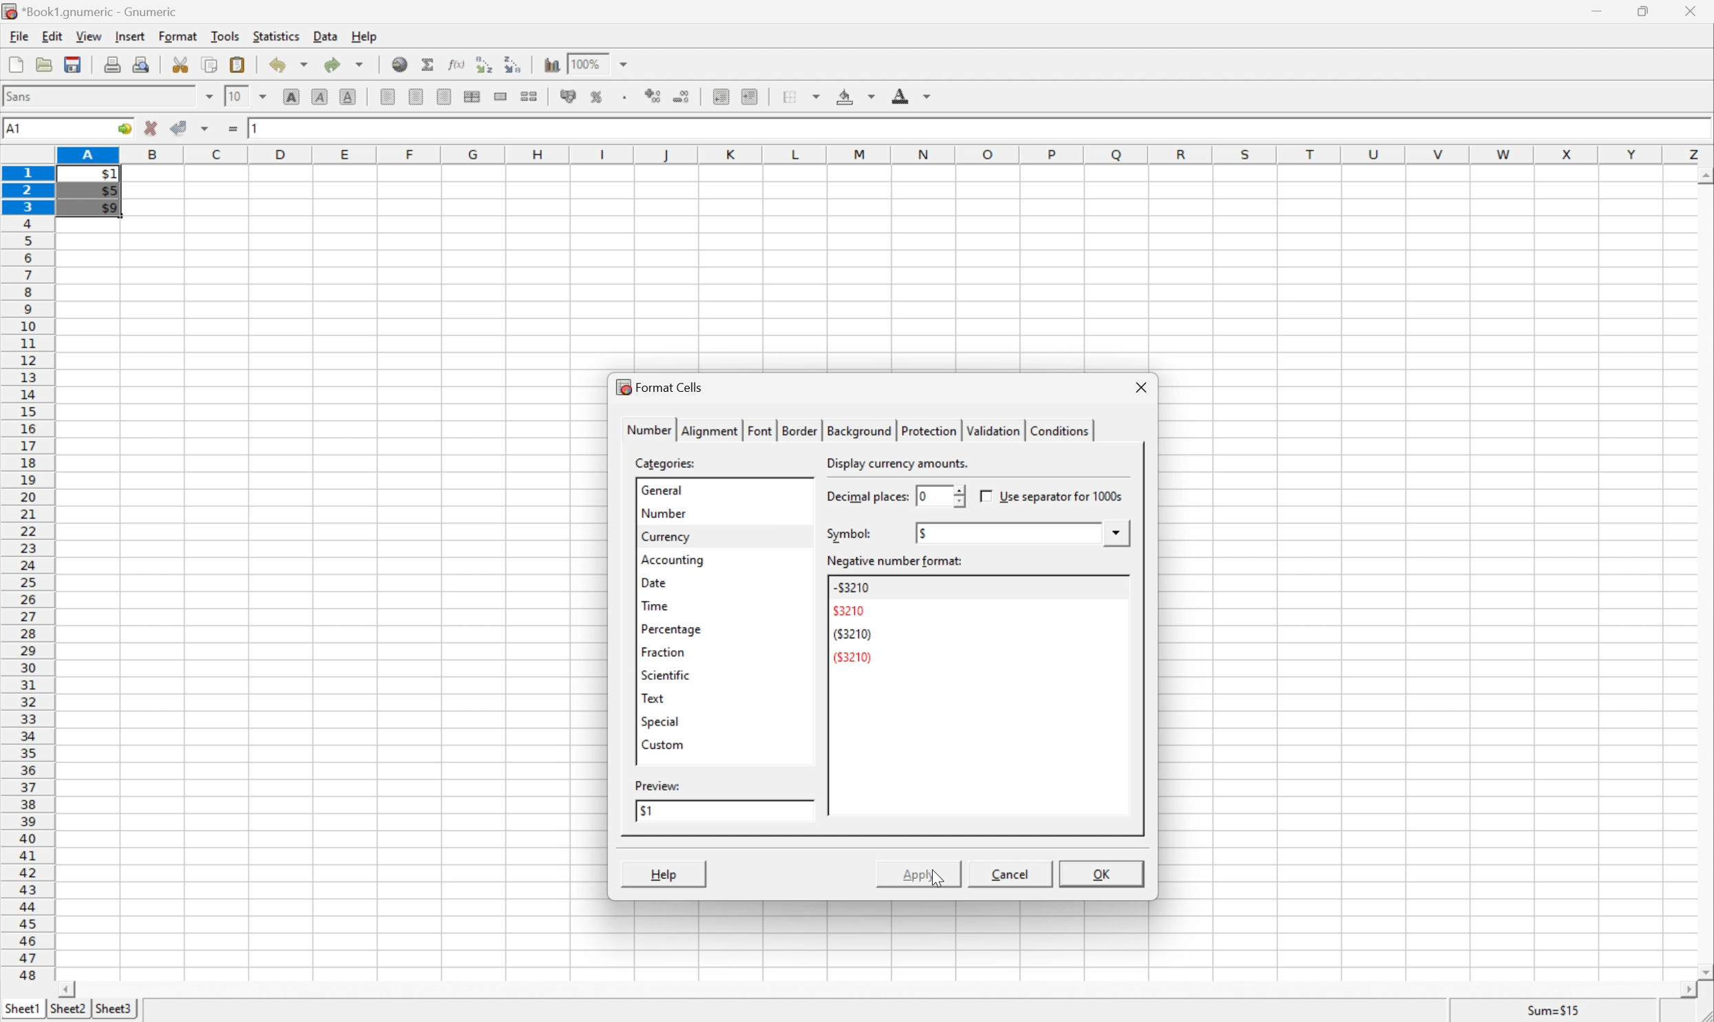 Image resolution: width=1714 pixels, height=1022 pixels. What do you see at coordinates (102, 173) in the screenshot?
I see `$1` at bounding box center [102, 173].